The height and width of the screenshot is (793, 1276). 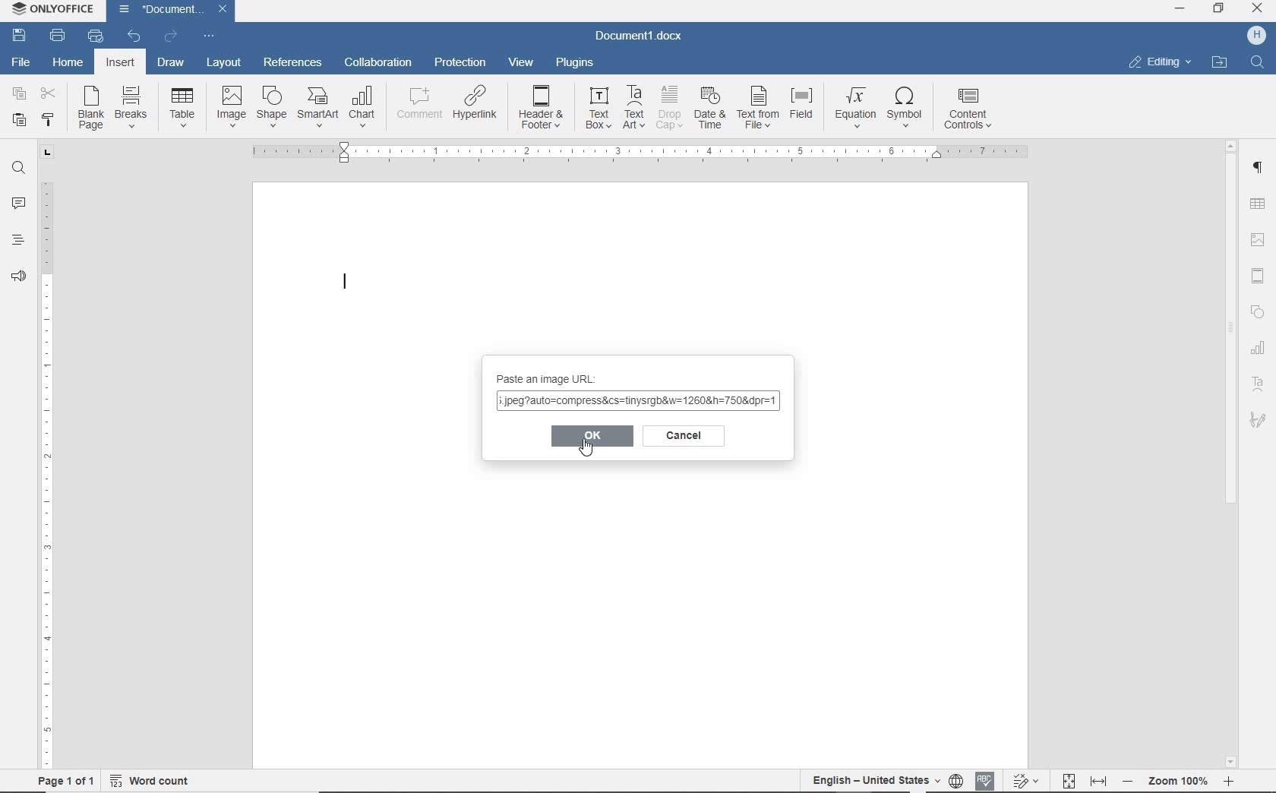 What do you see at coordinates (379, 62) in the screenshot?
I see `collaboration` at bounding box center [379, 62].